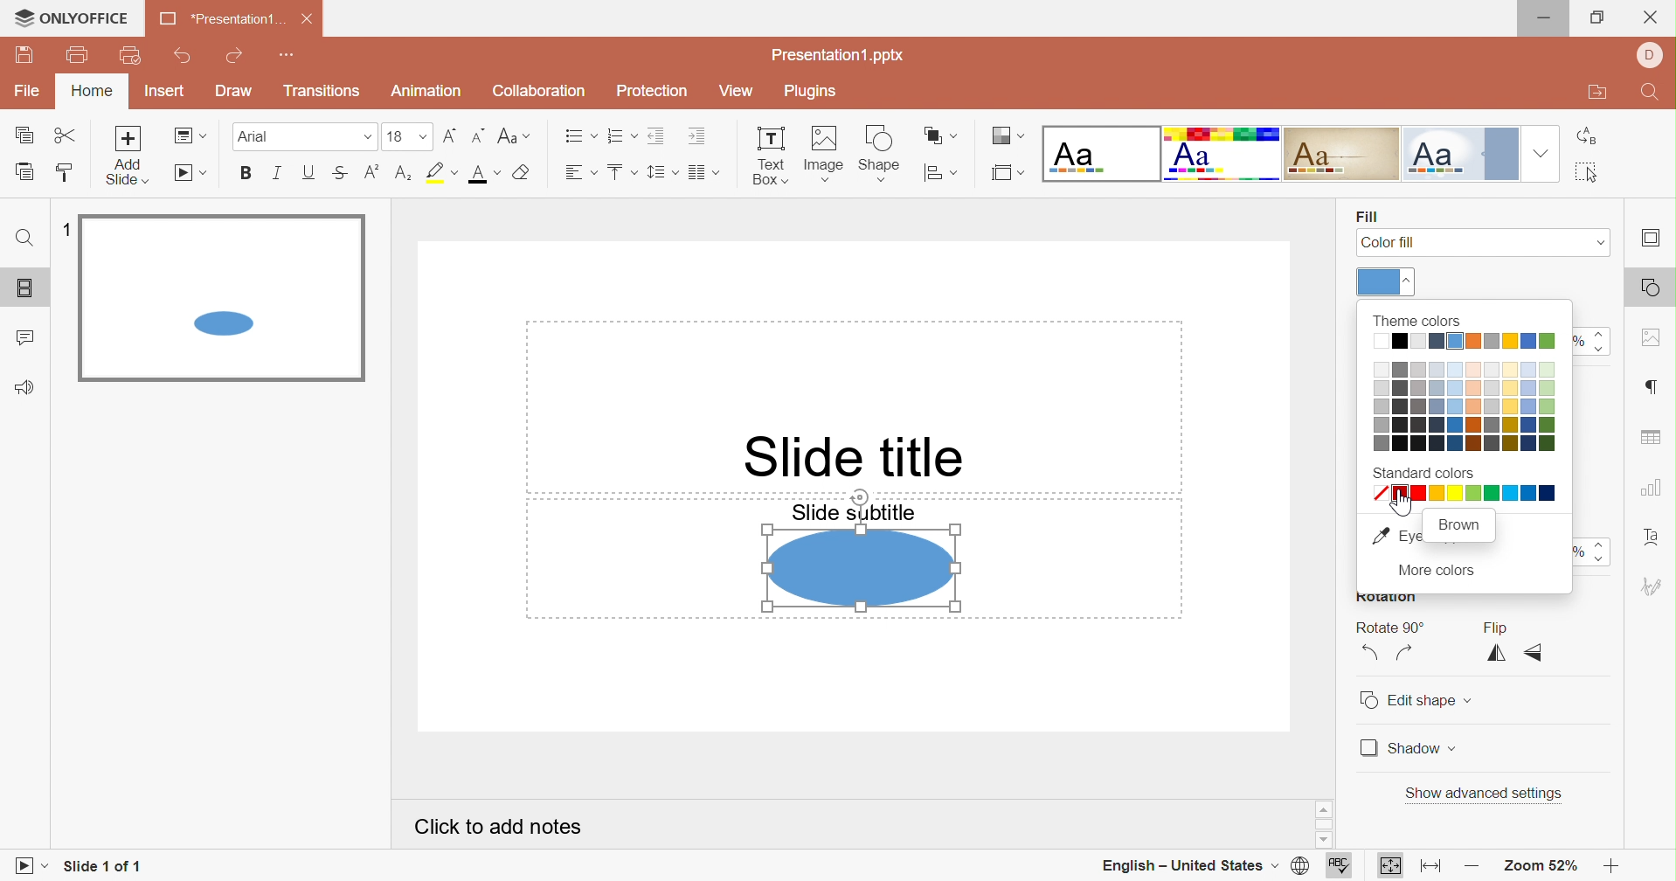 The height and width of the screenshot is (881, 1676). Describe the element at coordinates (1651, 94) in the screenshot. I see `Find` at that location.